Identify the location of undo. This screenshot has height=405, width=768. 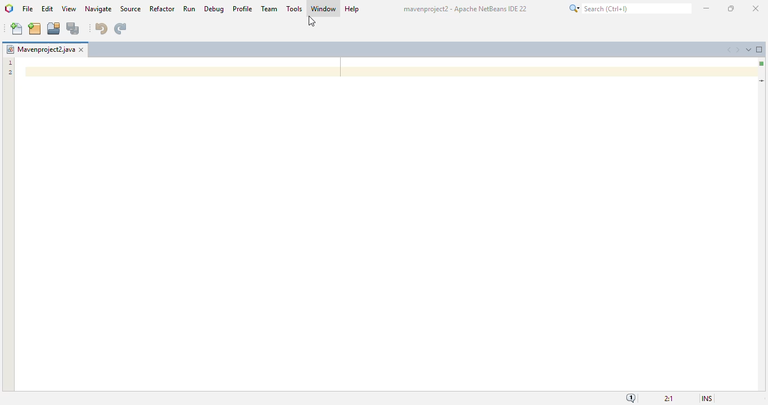
(102, 29).